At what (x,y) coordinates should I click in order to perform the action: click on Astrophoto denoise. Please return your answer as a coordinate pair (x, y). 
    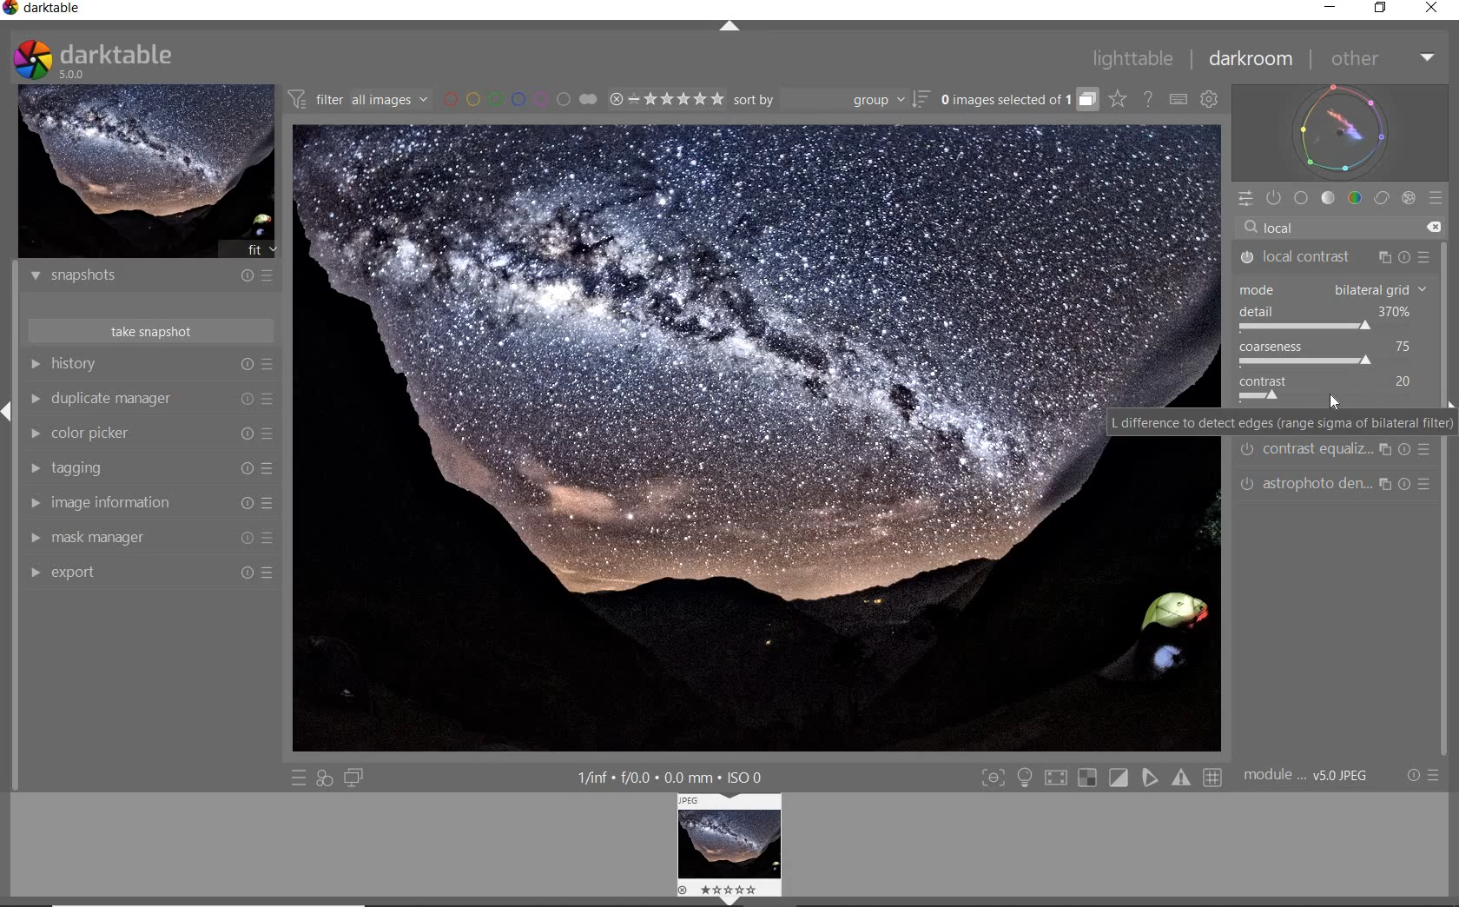
    Looking at the image, I should click on (1316, 484).